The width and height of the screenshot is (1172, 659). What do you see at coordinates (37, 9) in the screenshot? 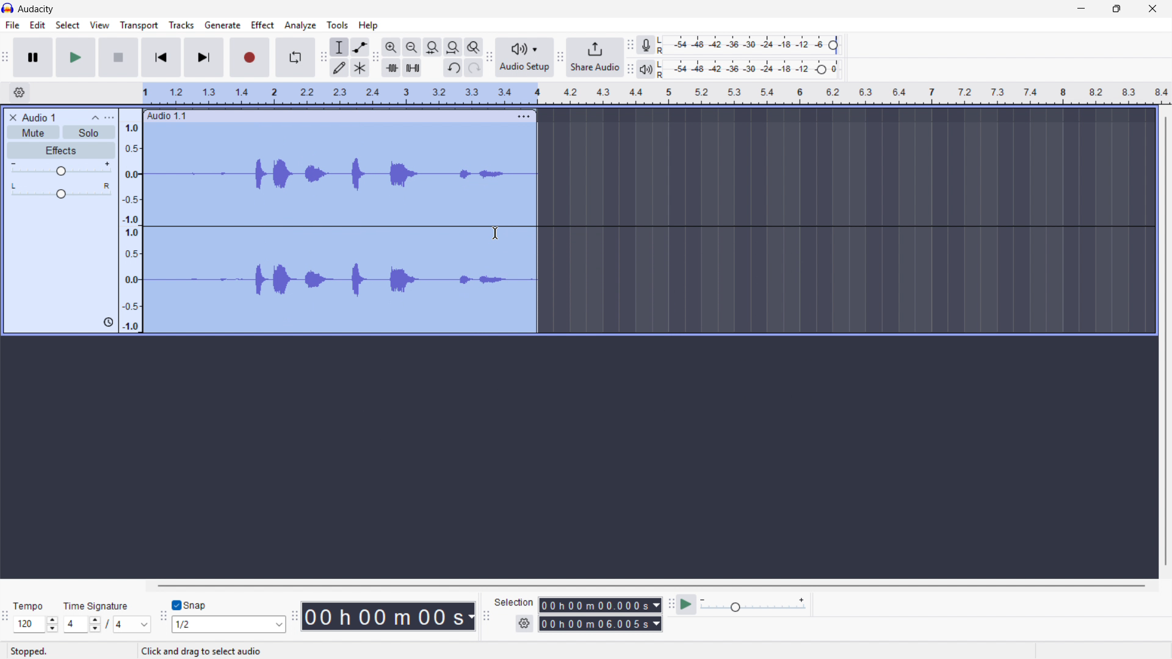
I see `Title ` at bounding box center [37, 9].